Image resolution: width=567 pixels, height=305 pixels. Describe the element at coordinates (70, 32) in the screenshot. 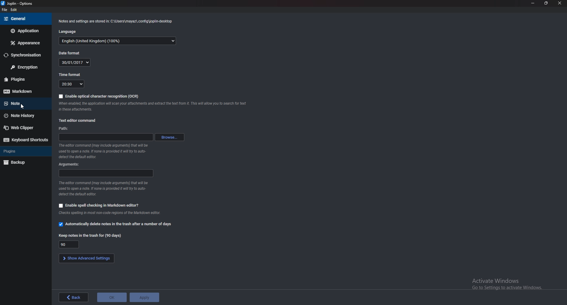

I see `Language` at that location.